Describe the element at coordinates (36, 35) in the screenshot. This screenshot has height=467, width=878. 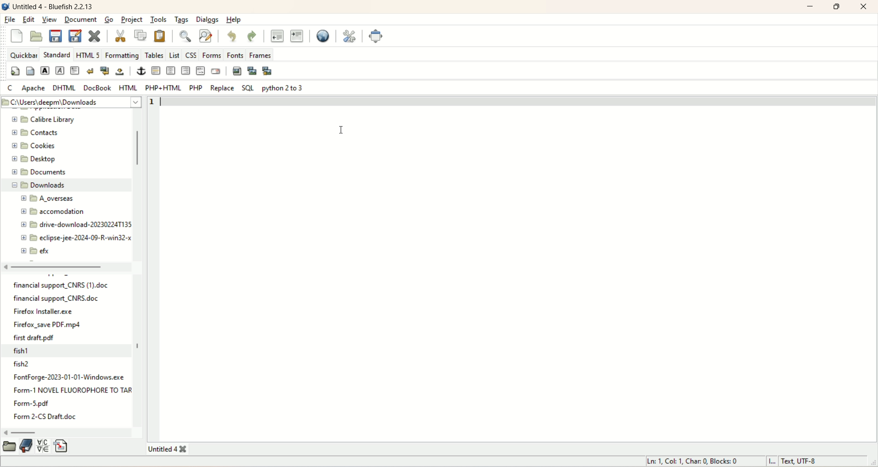
I see `open file` at that location.